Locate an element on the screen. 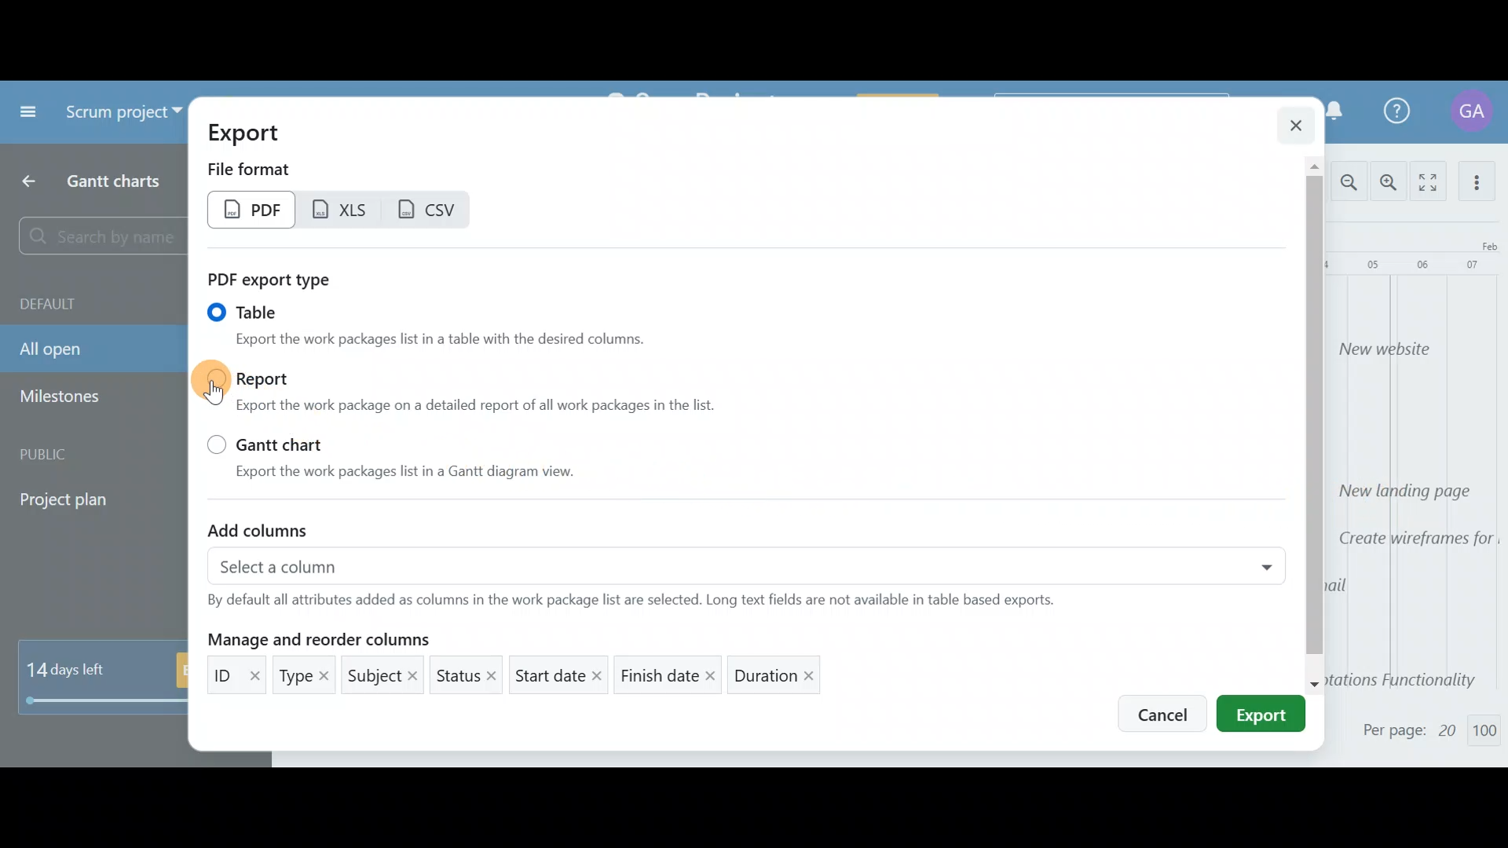  Search by name is located at coordinates (101, 234).